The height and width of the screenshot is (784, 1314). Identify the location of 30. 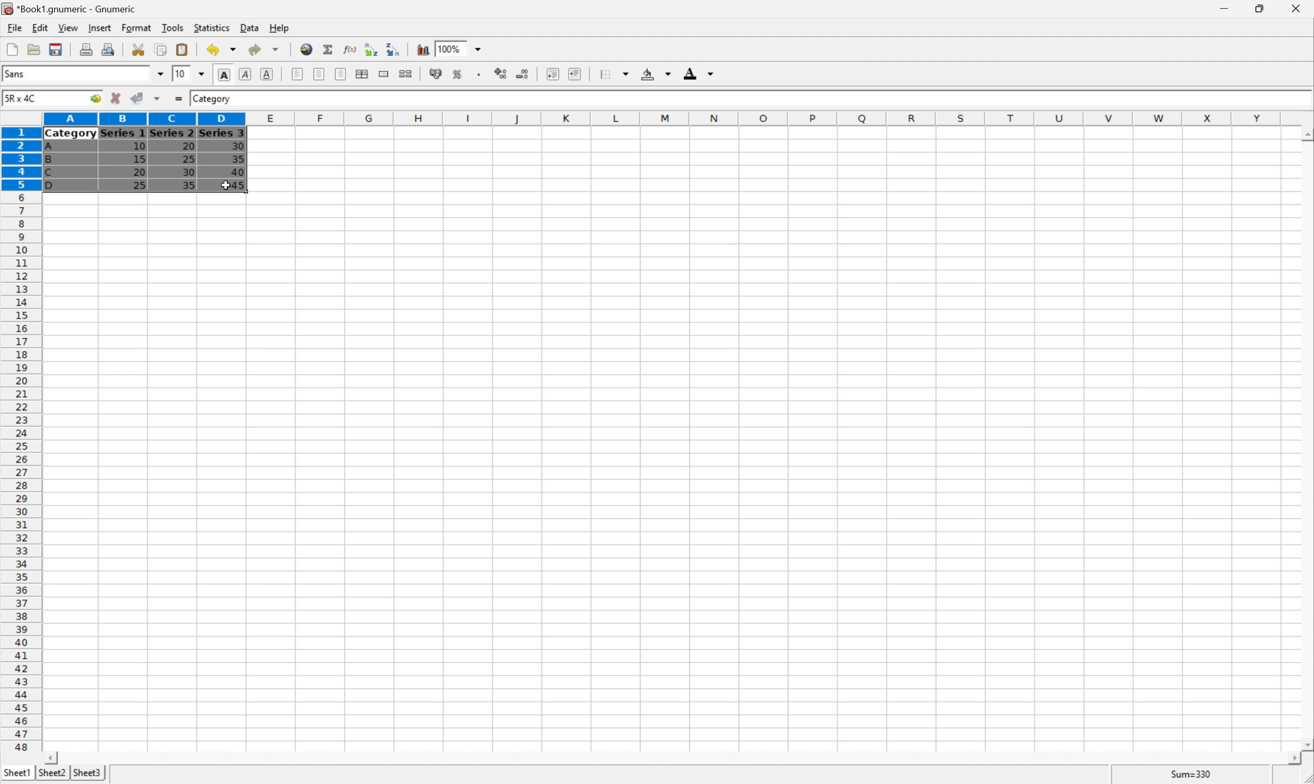
(190, 173).